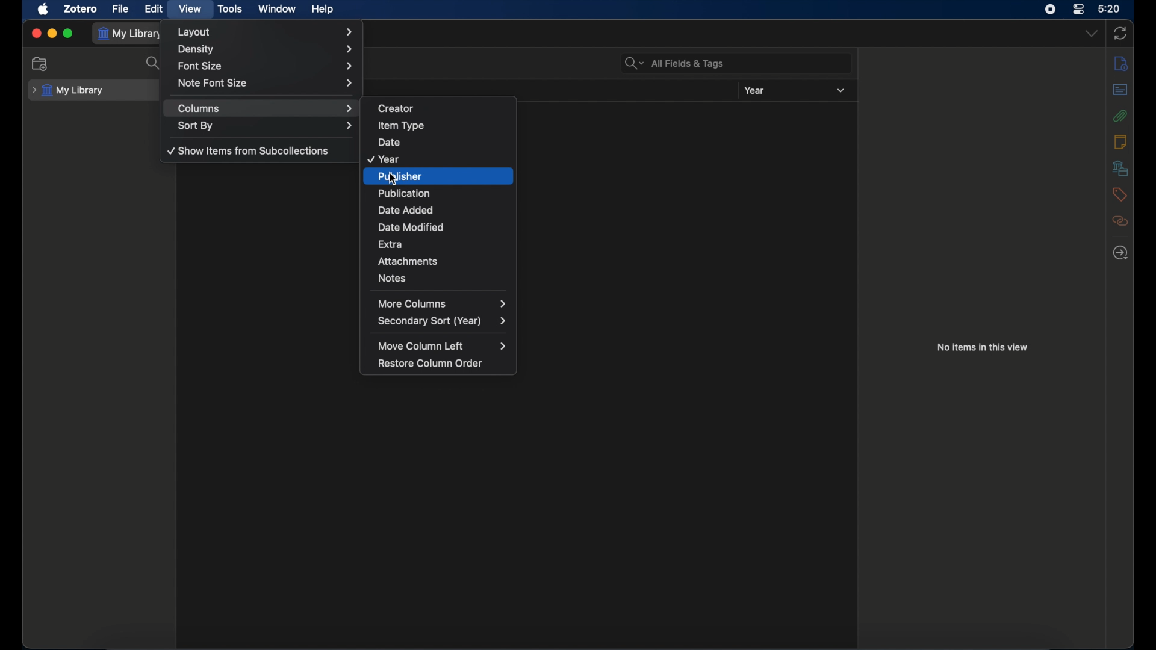 The width and height of the screenshot is (1156, 650). What do you see at coordinates (445, 242) in the screenshot?
I see `extra` at bounding box center [445, 242].